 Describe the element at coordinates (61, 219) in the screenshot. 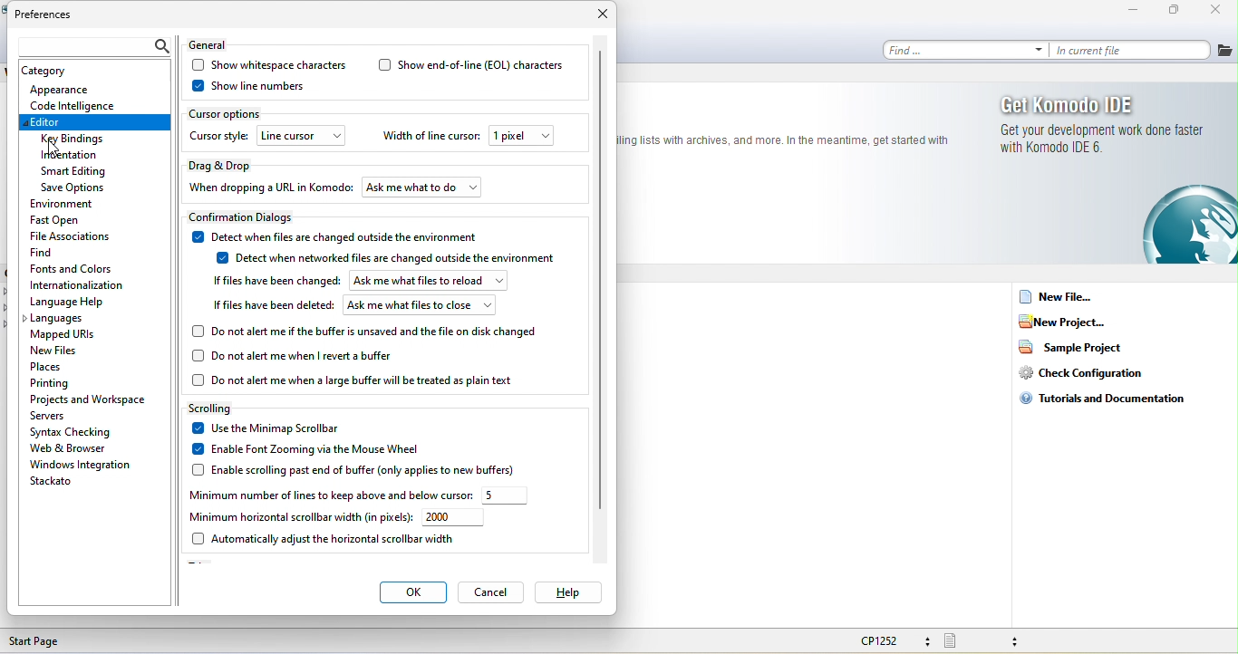

I see `fast open` at that location.